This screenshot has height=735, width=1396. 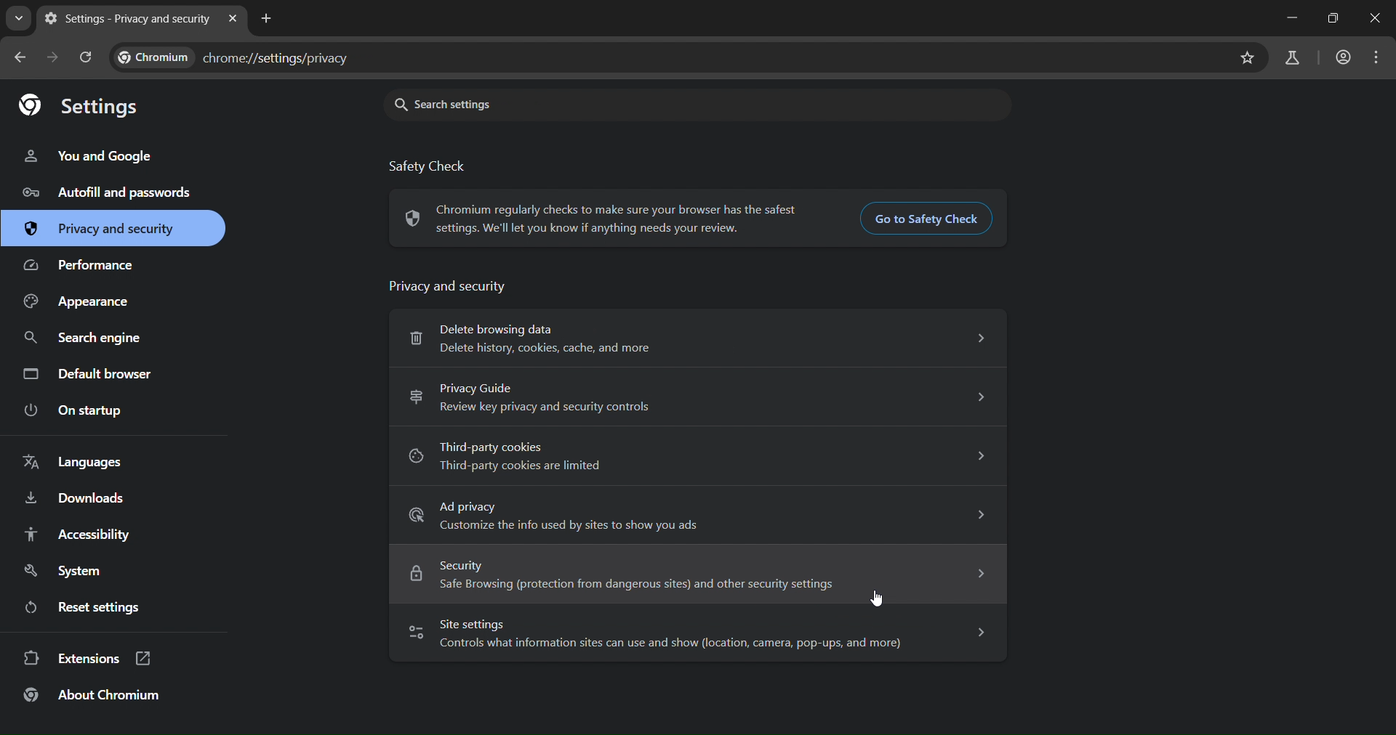 What do you see at coordinates (101, 699) in the screenshot?
I see `about chromium` at bounding box center [101, 699].